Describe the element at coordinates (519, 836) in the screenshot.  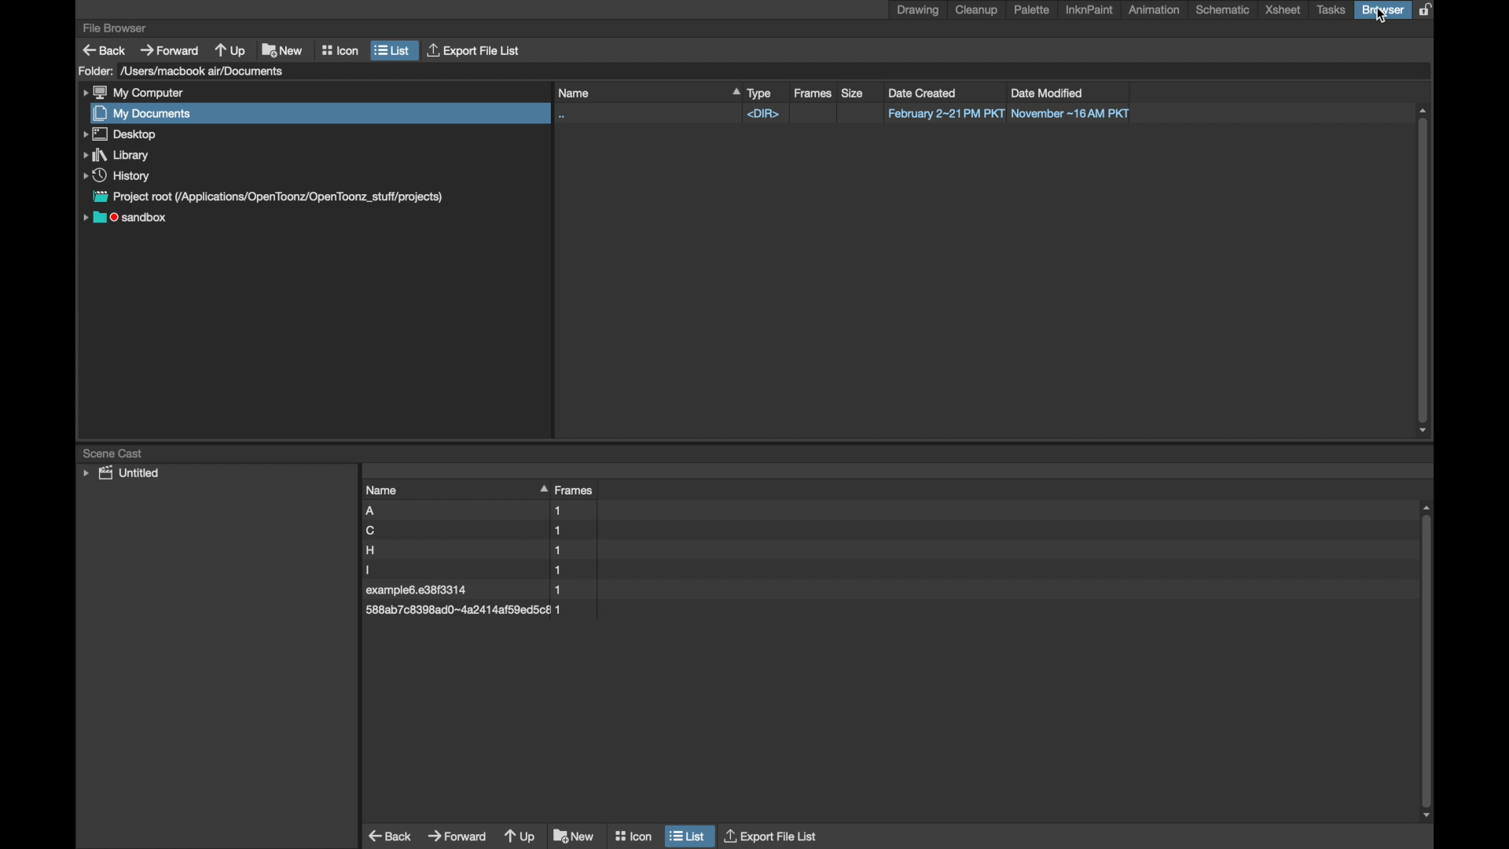
I see `up` at that location.